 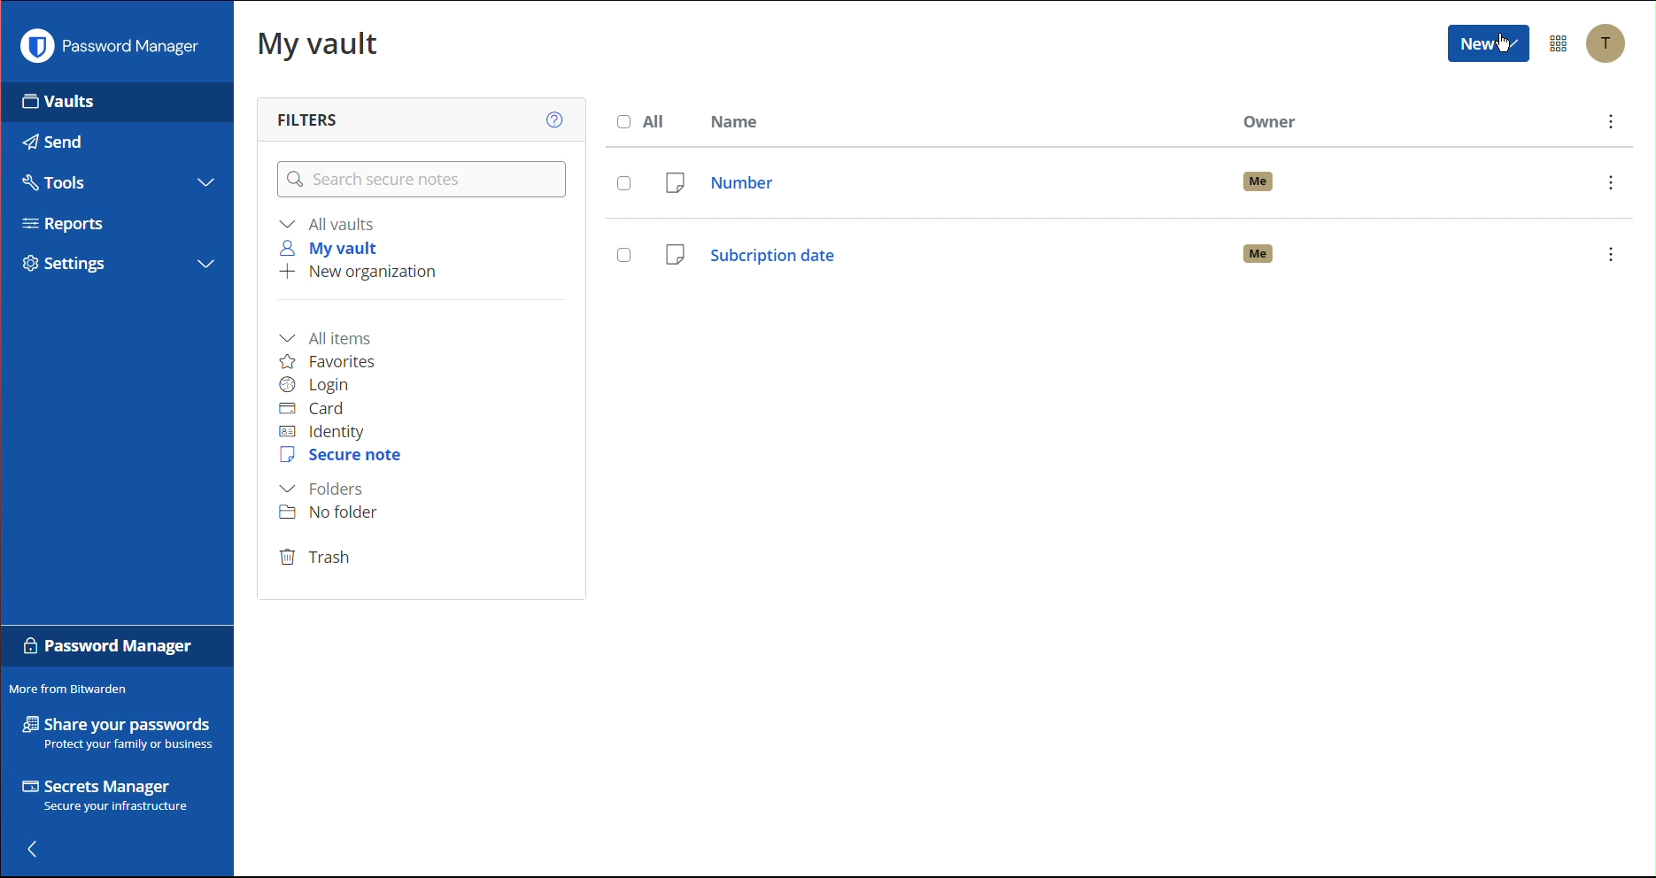 What do you see at coordinates (64, 223) in the screenshot?
I see `Reports` at bounding box center [64, 223].